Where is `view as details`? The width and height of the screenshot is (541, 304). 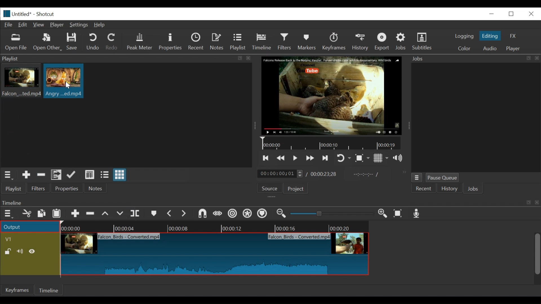 view as details is located at coordinates (90, 175).